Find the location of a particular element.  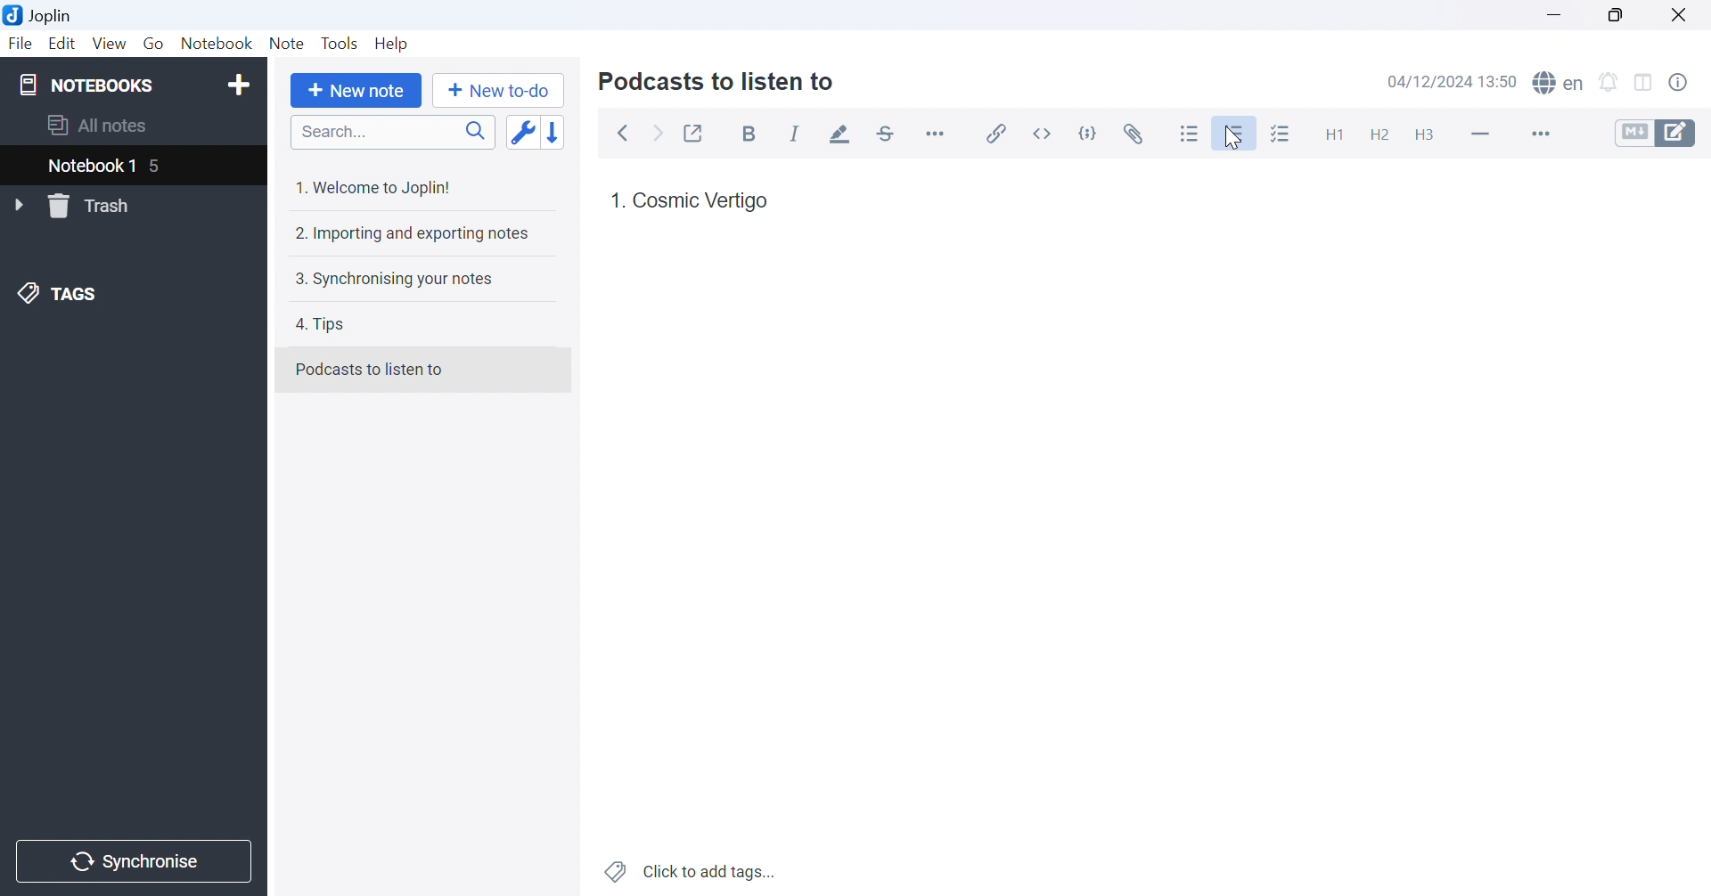

Notebook 1 is located at coordinates (90, 167).